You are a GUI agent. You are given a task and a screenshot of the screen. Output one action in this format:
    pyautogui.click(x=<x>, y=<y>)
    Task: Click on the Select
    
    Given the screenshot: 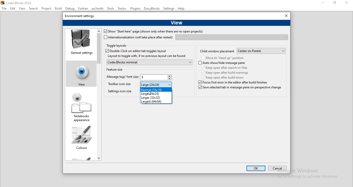 What is the action you would take?
    pyautogui.click(x=34, y=9)
    